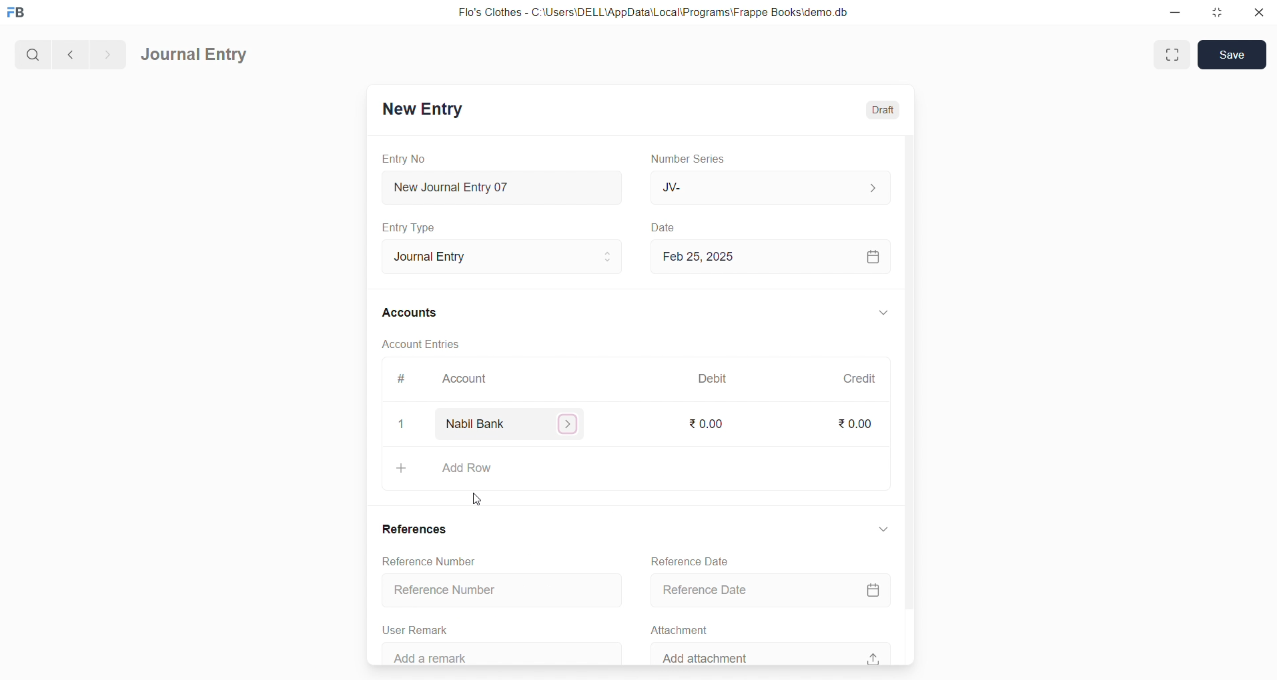 Image resolution: width=1277 pixels, height=680 pixels. Describe the element at coordinates (637, 470) in the screenshot. I see `Add Row` at that location.